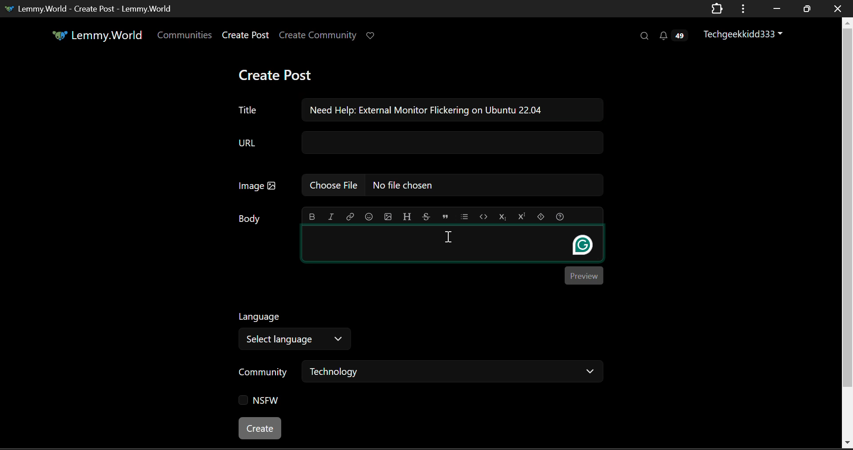 The image size is (853, 450). Describe the element at coordinates (371, 36) in the screenshot. I see `Donate to Lemmy` at that location.